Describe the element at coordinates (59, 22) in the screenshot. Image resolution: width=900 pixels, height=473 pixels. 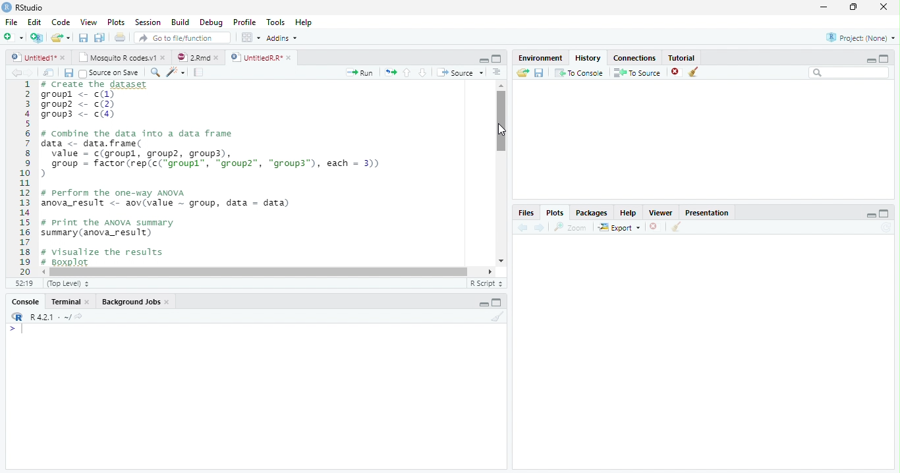
I see `Code` at that location.